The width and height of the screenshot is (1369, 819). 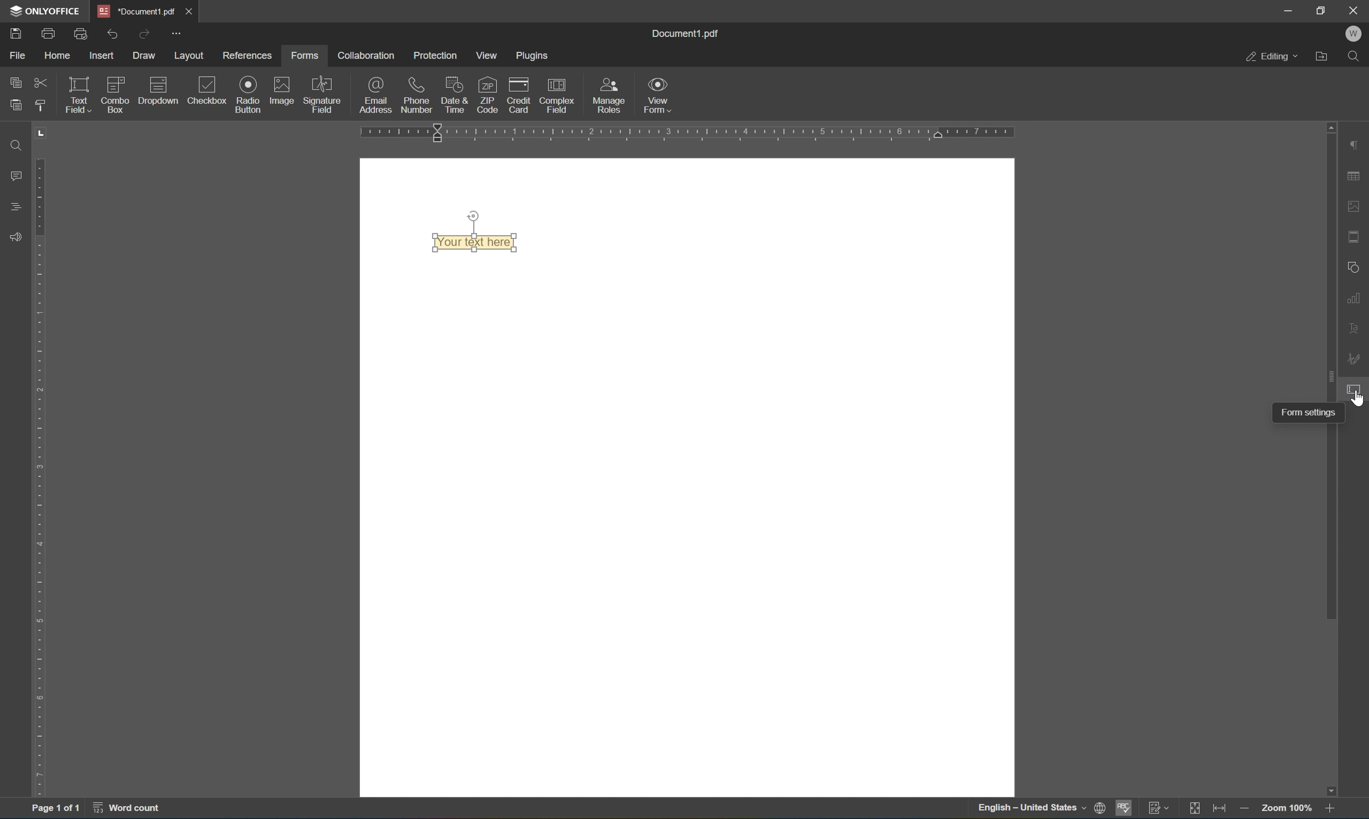 What do you see at coordinates (485, 53) in the screenshot?
I see `view` at bounding box center [485, 53].